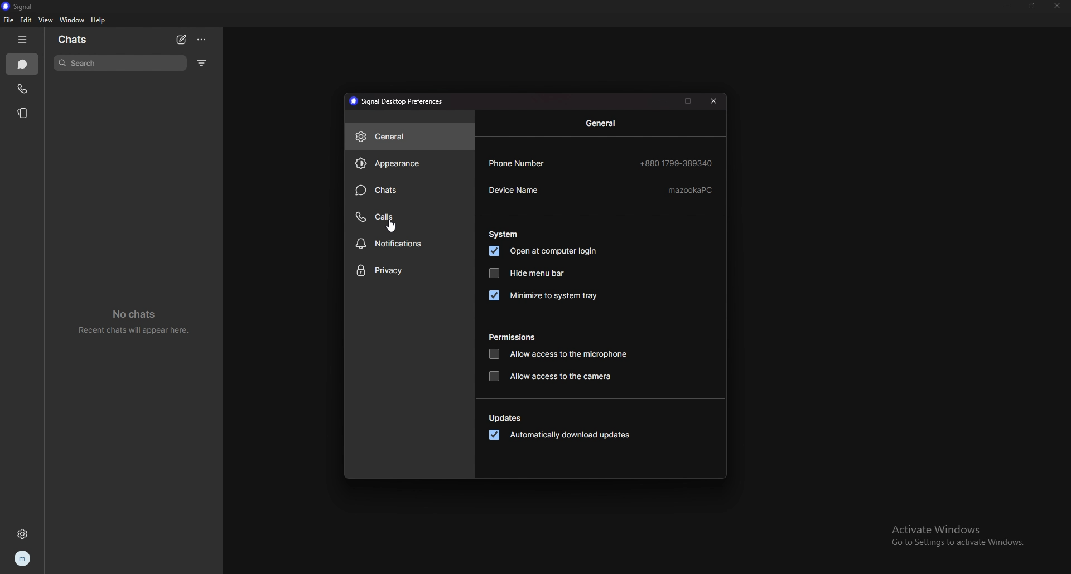 Image resolution: width=1071 pixels, height=574 pixels. What do you see at coordinates (139, 321) in the screenshot?
I see `no chats` at bounding box center [139, 321].